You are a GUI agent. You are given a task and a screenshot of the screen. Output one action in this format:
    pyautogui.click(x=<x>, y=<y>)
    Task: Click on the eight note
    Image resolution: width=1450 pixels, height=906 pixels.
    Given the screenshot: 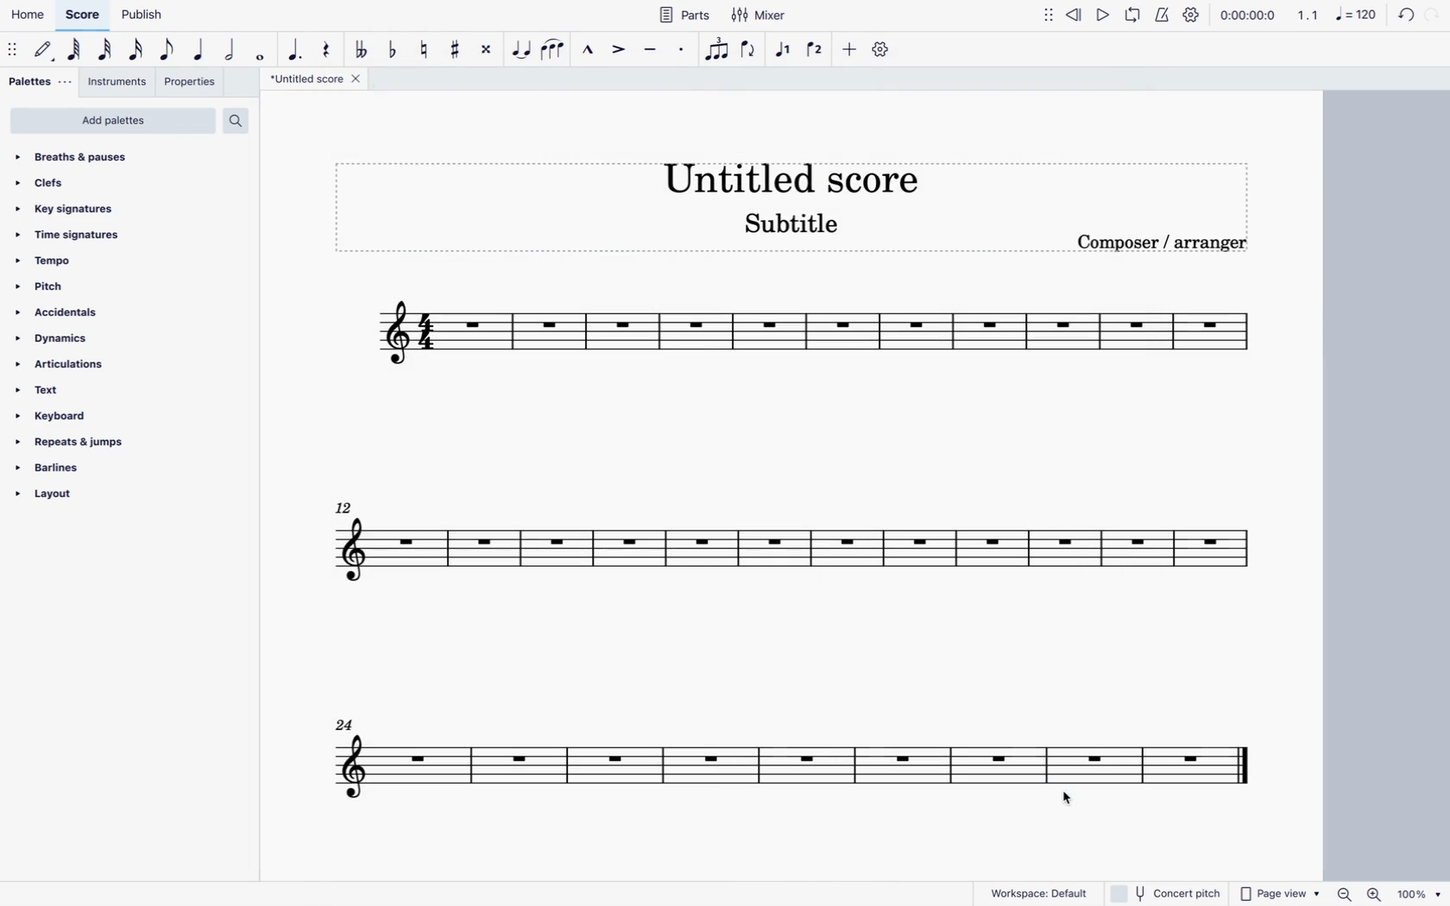 What is the action you would take?
    pyautogui.click(x=167, y=53)
    